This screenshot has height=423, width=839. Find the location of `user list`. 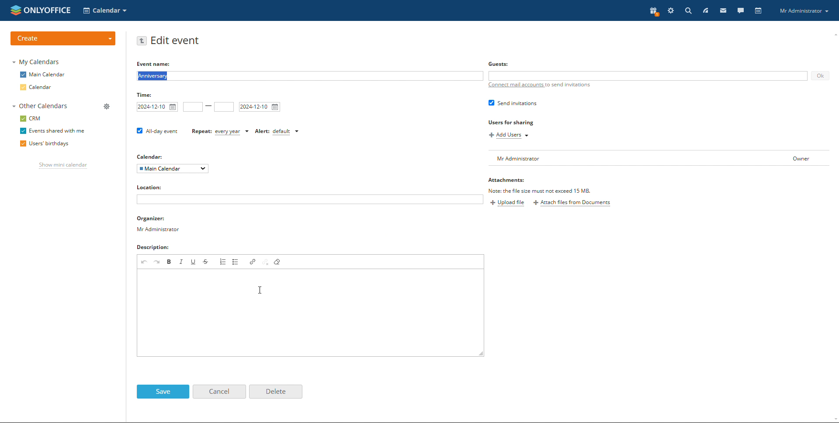

user list is located at coordinates (659, 158).